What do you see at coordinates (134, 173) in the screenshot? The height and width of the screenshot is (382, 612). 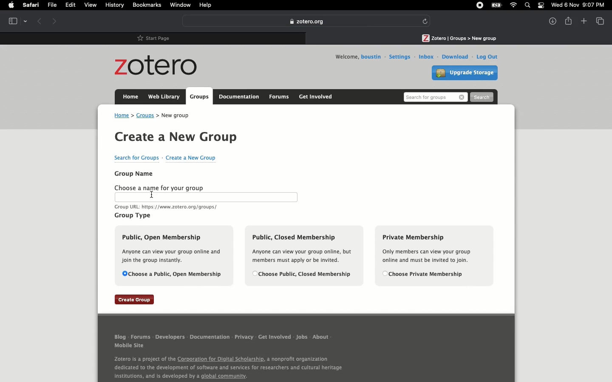 I see `Group name` at bounding box center [134, 173].